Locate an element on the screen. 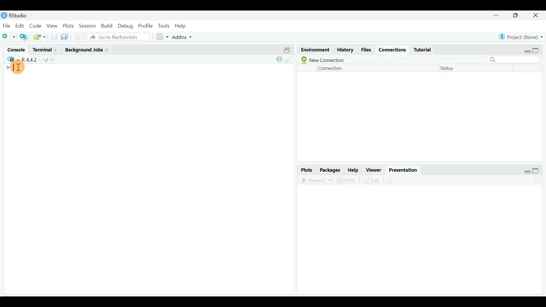 The width and height of the screenshot is (546, 307). Text cursor is located at coordinates (20, 68).